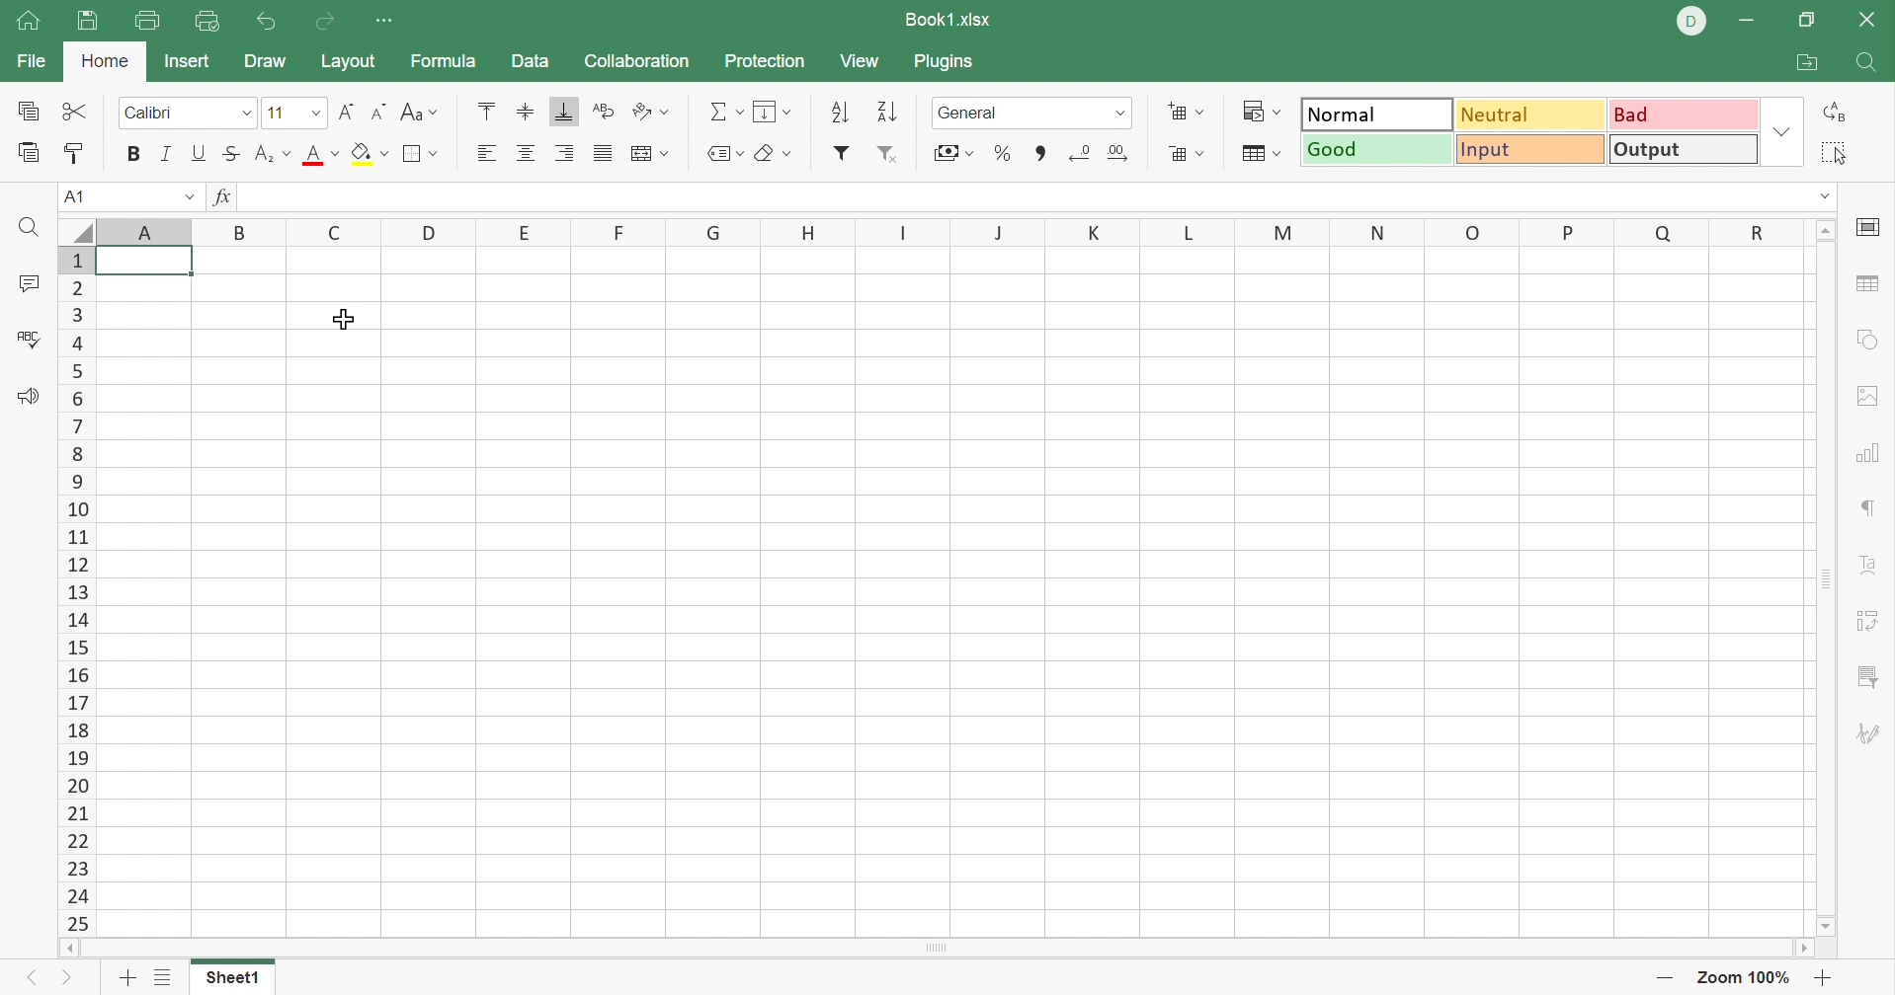 The image size is (1895, 995). What do you see at coordinates (128, 981) in the screenshot?
I see `Add sheet` at bounding box center [128, 981].